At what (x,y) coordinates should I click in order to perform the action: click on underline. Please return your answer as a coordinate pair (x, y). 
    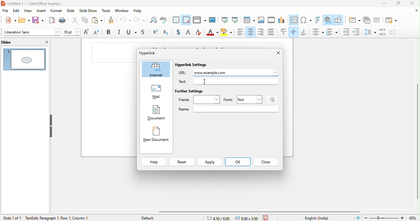
    Looking at the image, I should click on (132, 33).